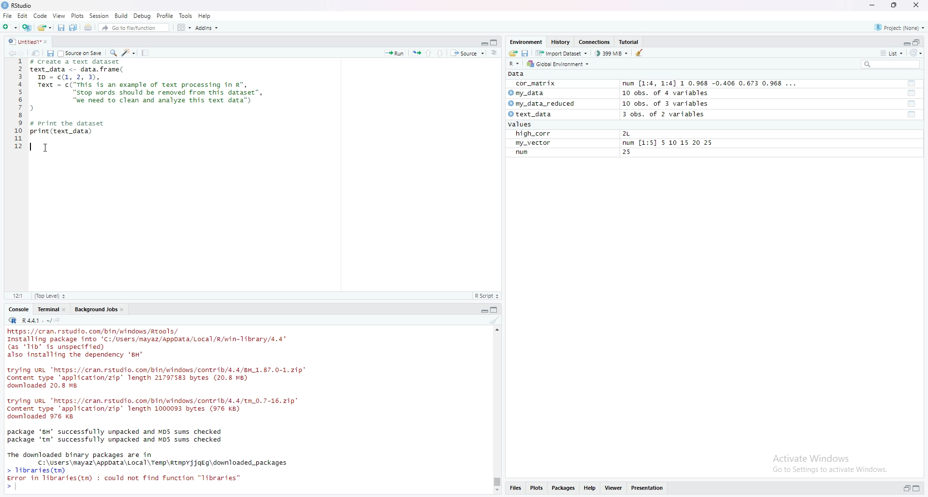  I want to click on  my data, so click(527, 92).